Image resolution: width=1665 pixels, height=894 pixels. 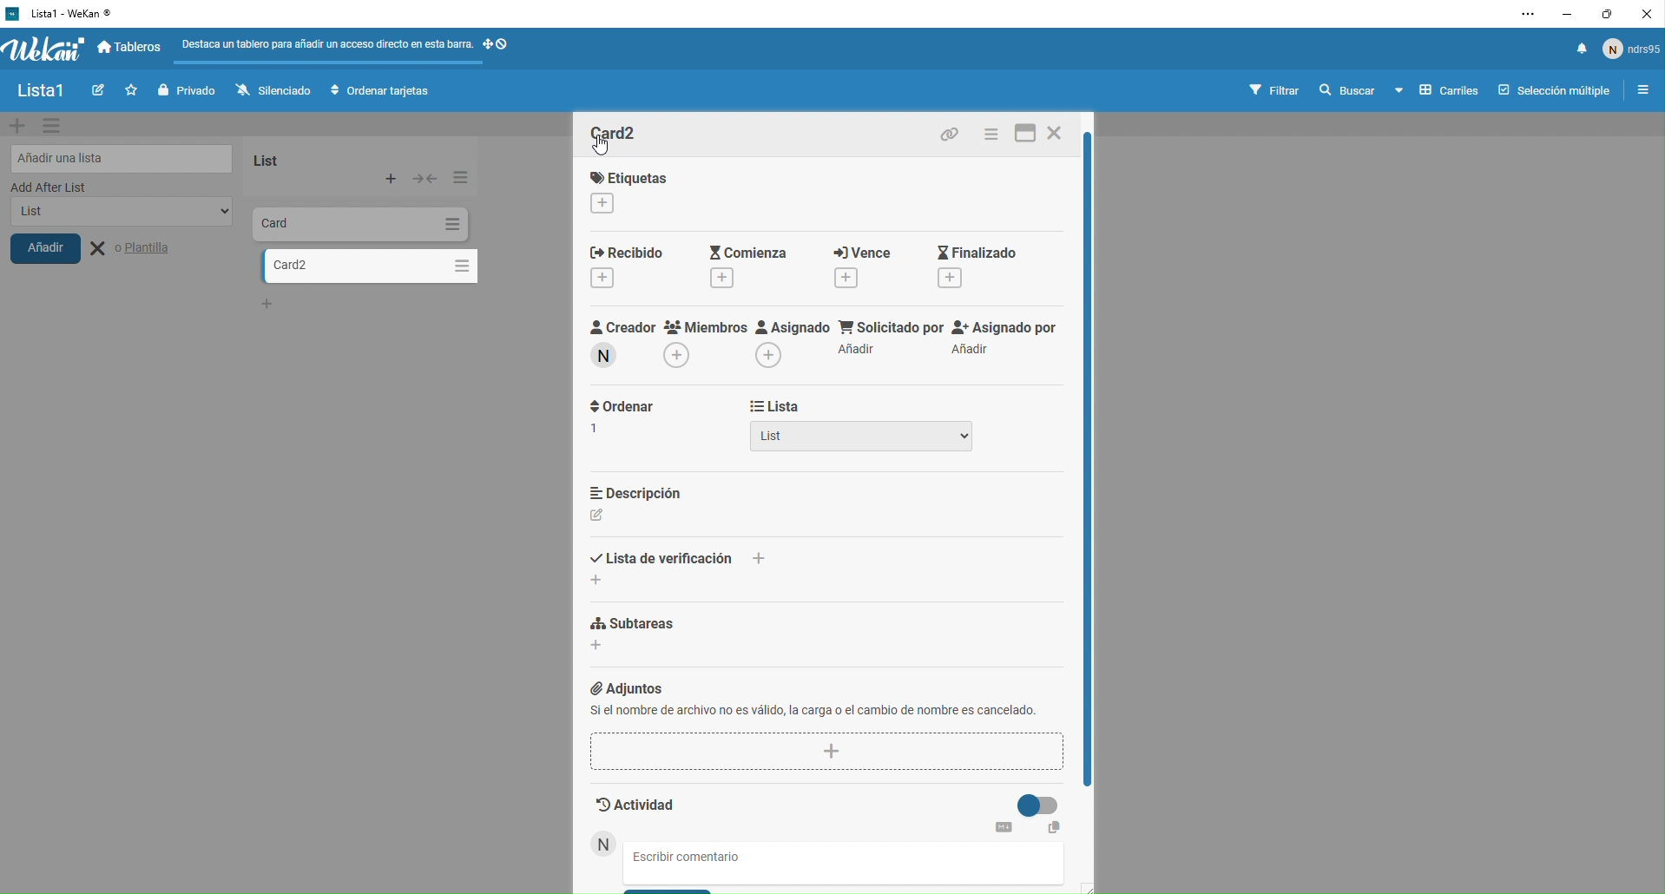 I want to click on Add, so click(x=392, y=179).